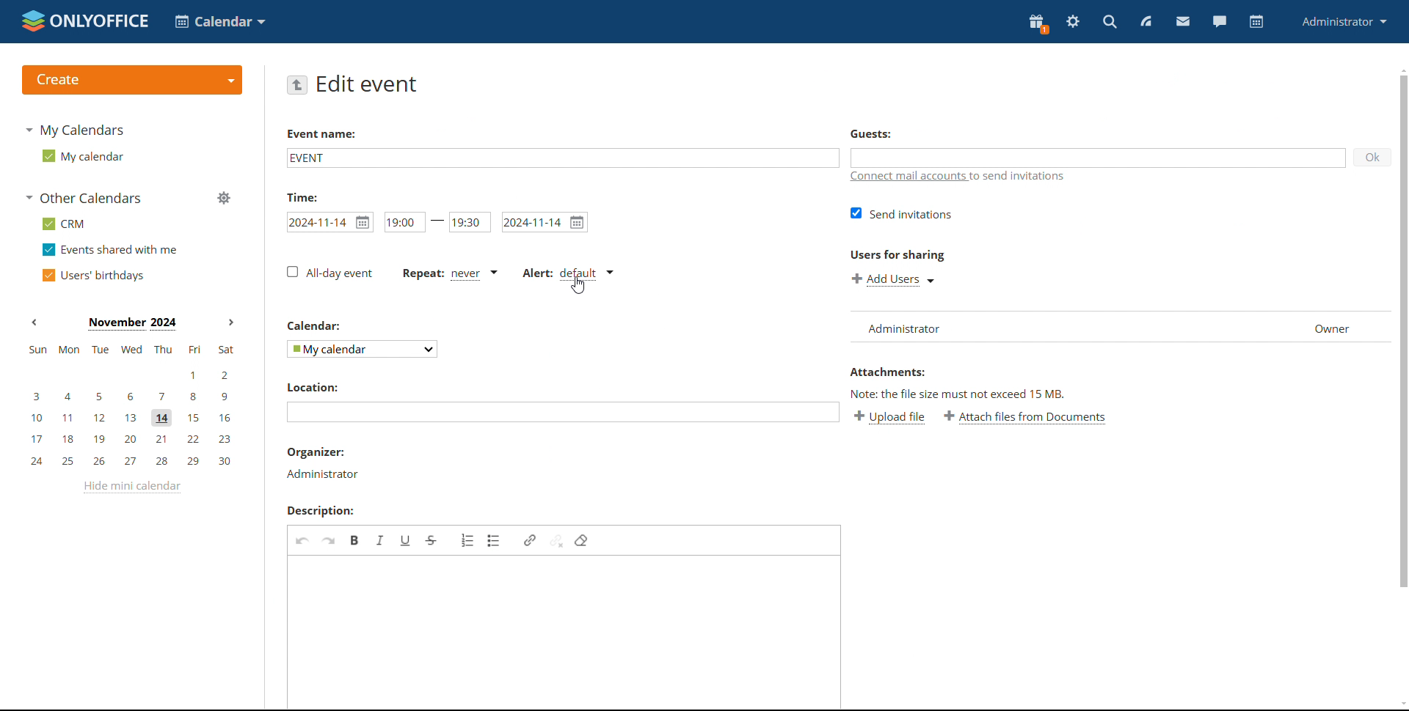 This screenshot has height=711, width=1409. Describe the element at coordinates (303, 539) in the screenshot. I see `undo` at that location.